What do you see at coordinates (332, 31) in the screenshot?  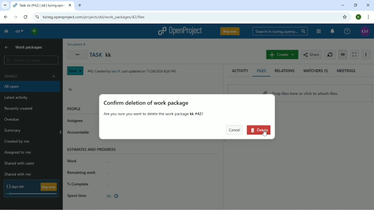 I see `To notification center` at bounding box center [332, 31].